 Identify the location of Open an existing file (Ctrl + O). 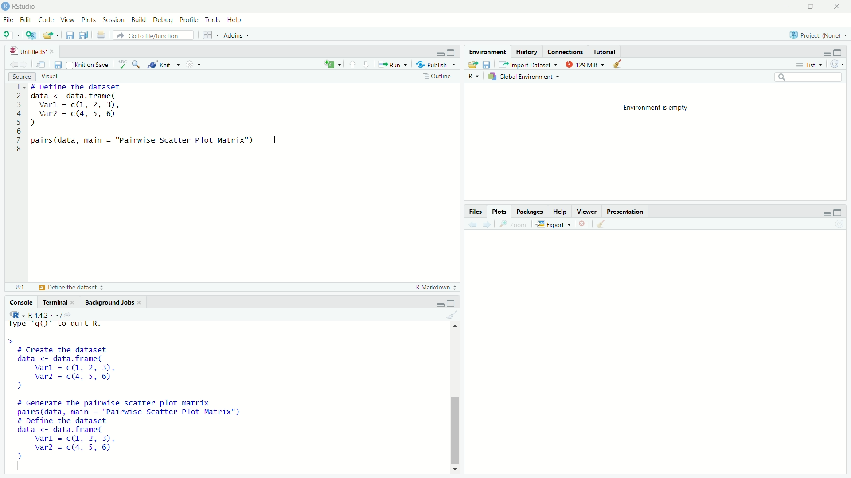
(51, 35).